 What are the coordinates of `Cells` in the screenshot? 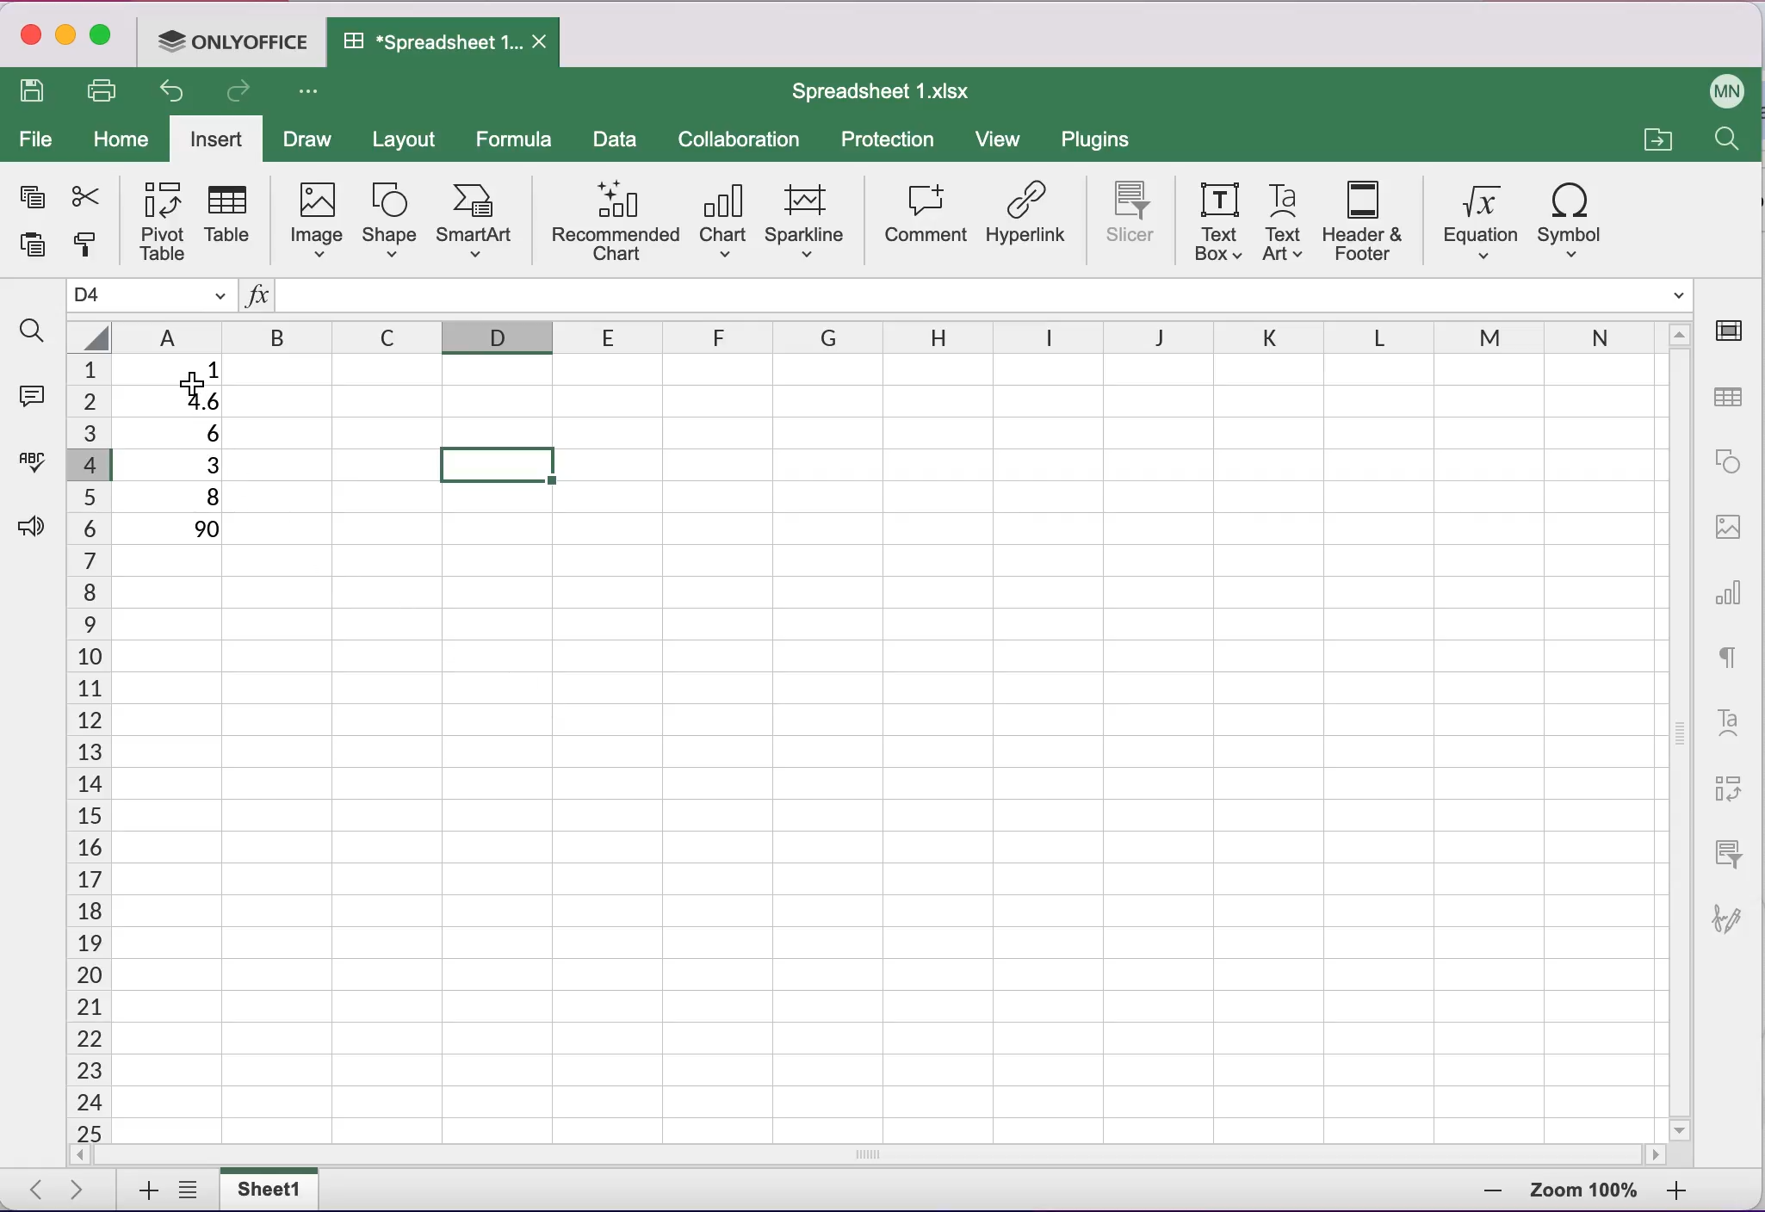 It's located at (957, 750).